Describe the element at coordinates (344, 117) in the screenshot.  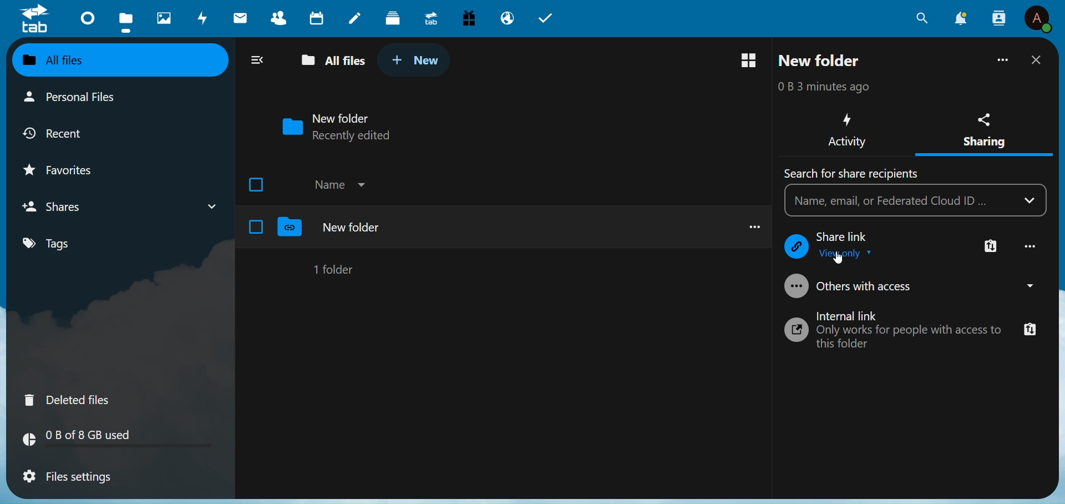
I see `New Folder` at that location.